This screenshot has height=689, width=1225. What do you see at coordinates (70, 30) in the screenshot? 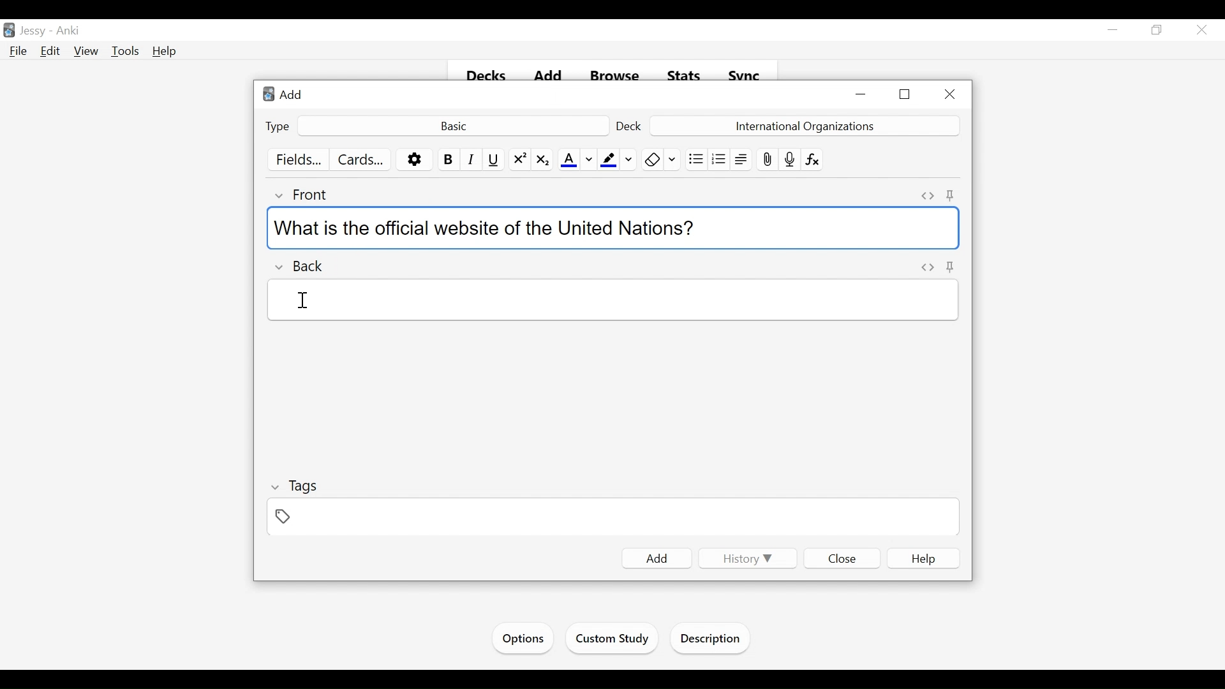
I see `Anki` at bounding box center [70, 30].